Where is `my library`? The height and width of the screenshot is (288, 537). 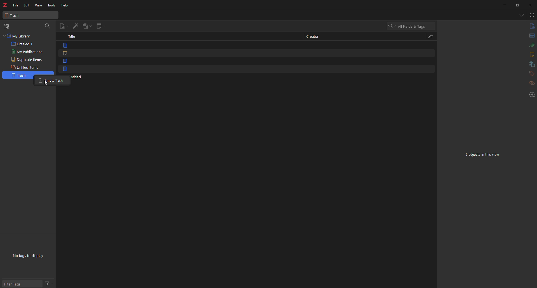
my library is located at coordinates (20, 36).